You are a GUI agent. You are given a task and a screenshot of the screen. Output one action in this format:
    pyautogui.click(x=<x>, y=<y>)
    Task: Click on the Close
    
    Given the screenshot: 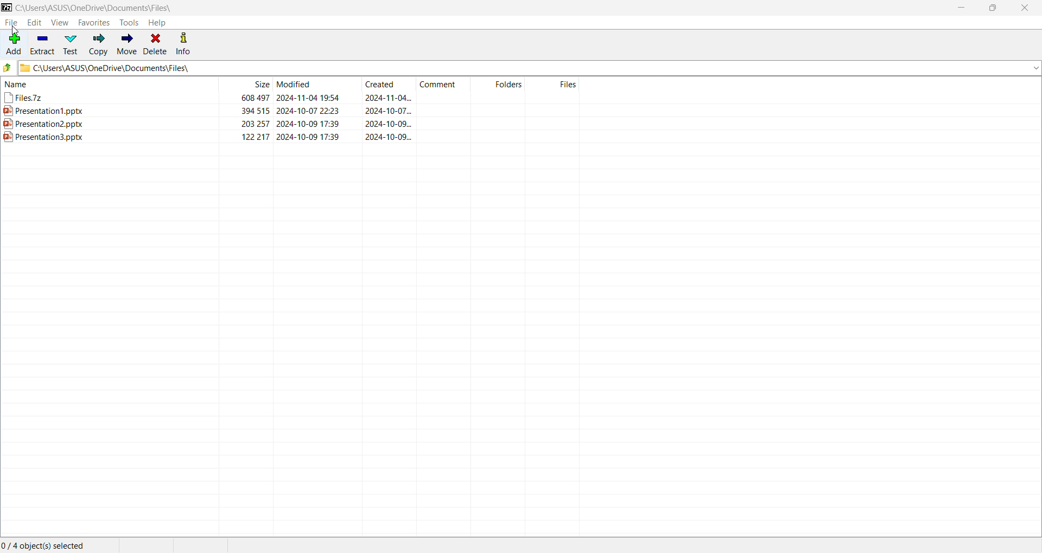 What is the action you would take?
    pyautogui.click(x=1027, y=8)
    